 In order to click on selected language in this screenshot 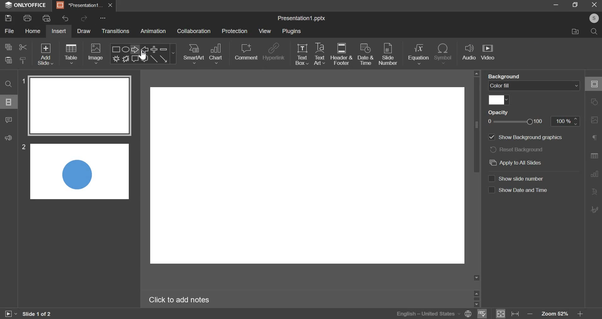, I will do `click(433, 314)`.